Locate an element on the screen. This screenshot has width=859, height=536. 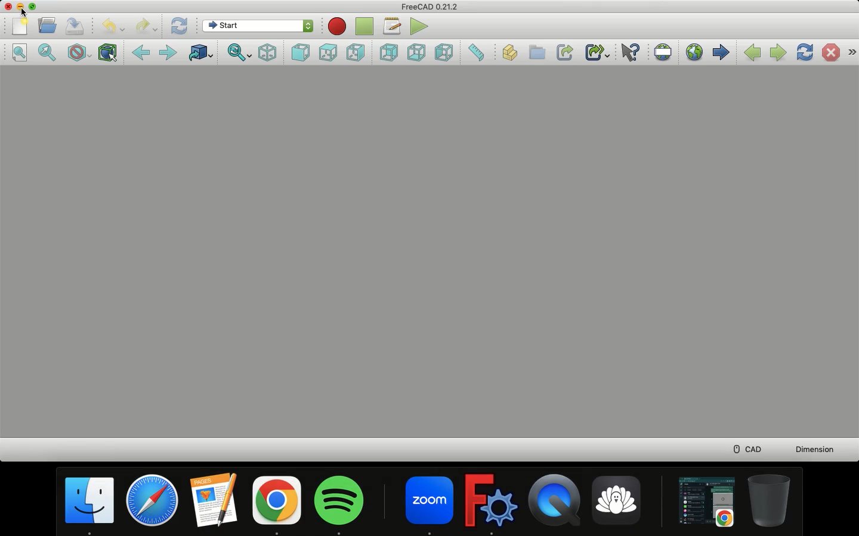
Make sub-link is located at coordinates (597, 52).